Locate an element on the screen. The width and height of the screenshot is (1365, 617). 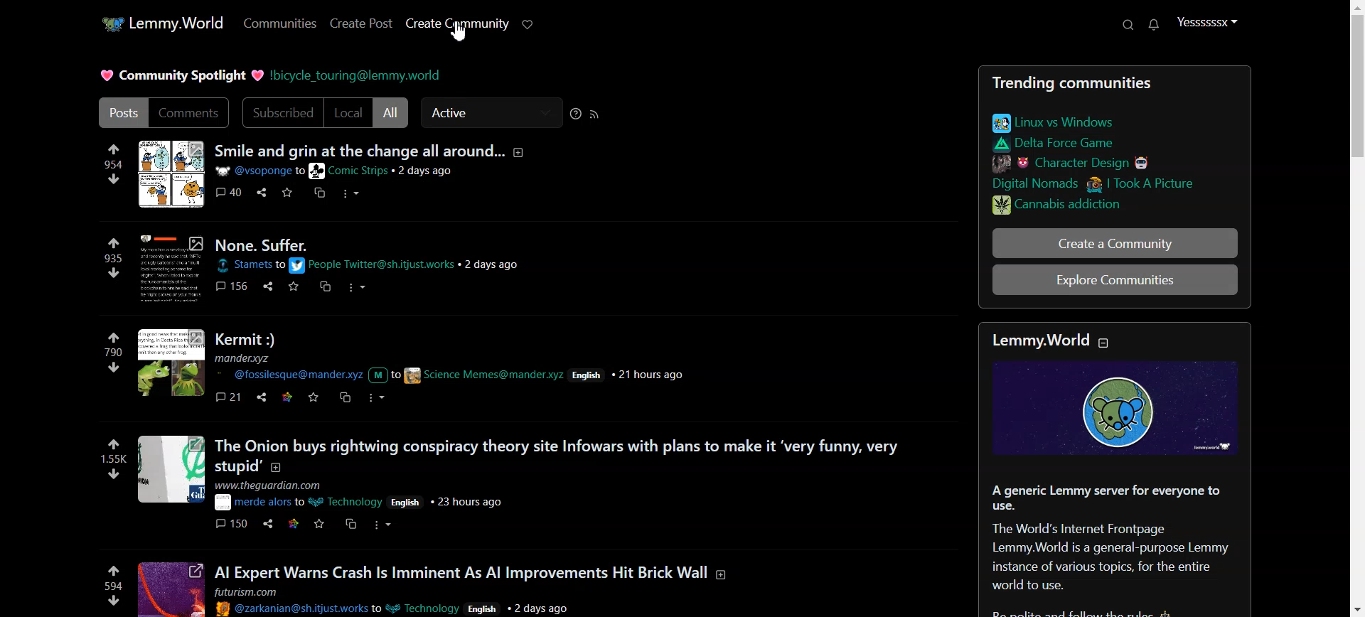
save is located at coordinates (320, 523).